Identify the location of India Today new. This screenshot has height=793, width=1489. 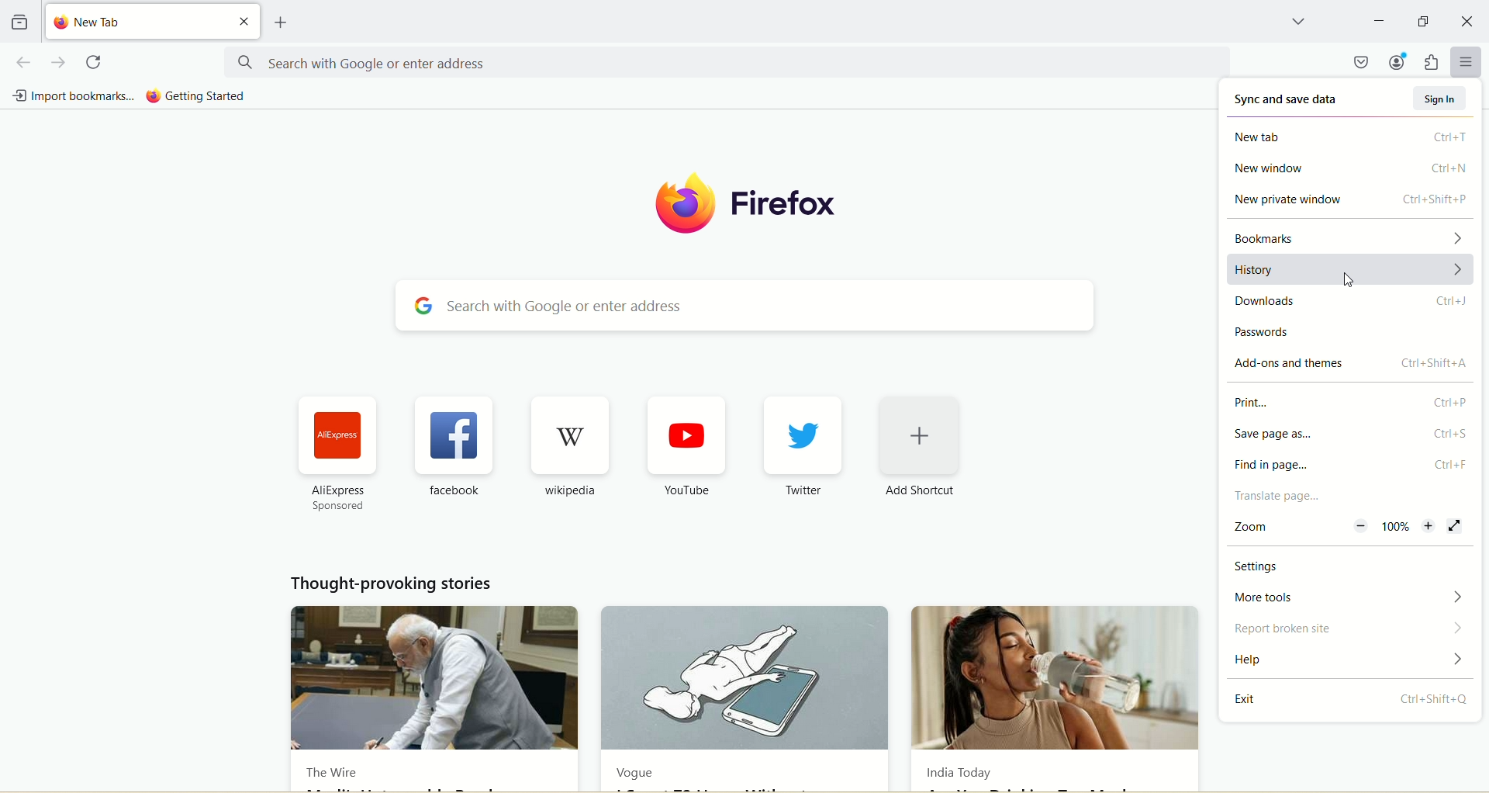
(1059, 677).